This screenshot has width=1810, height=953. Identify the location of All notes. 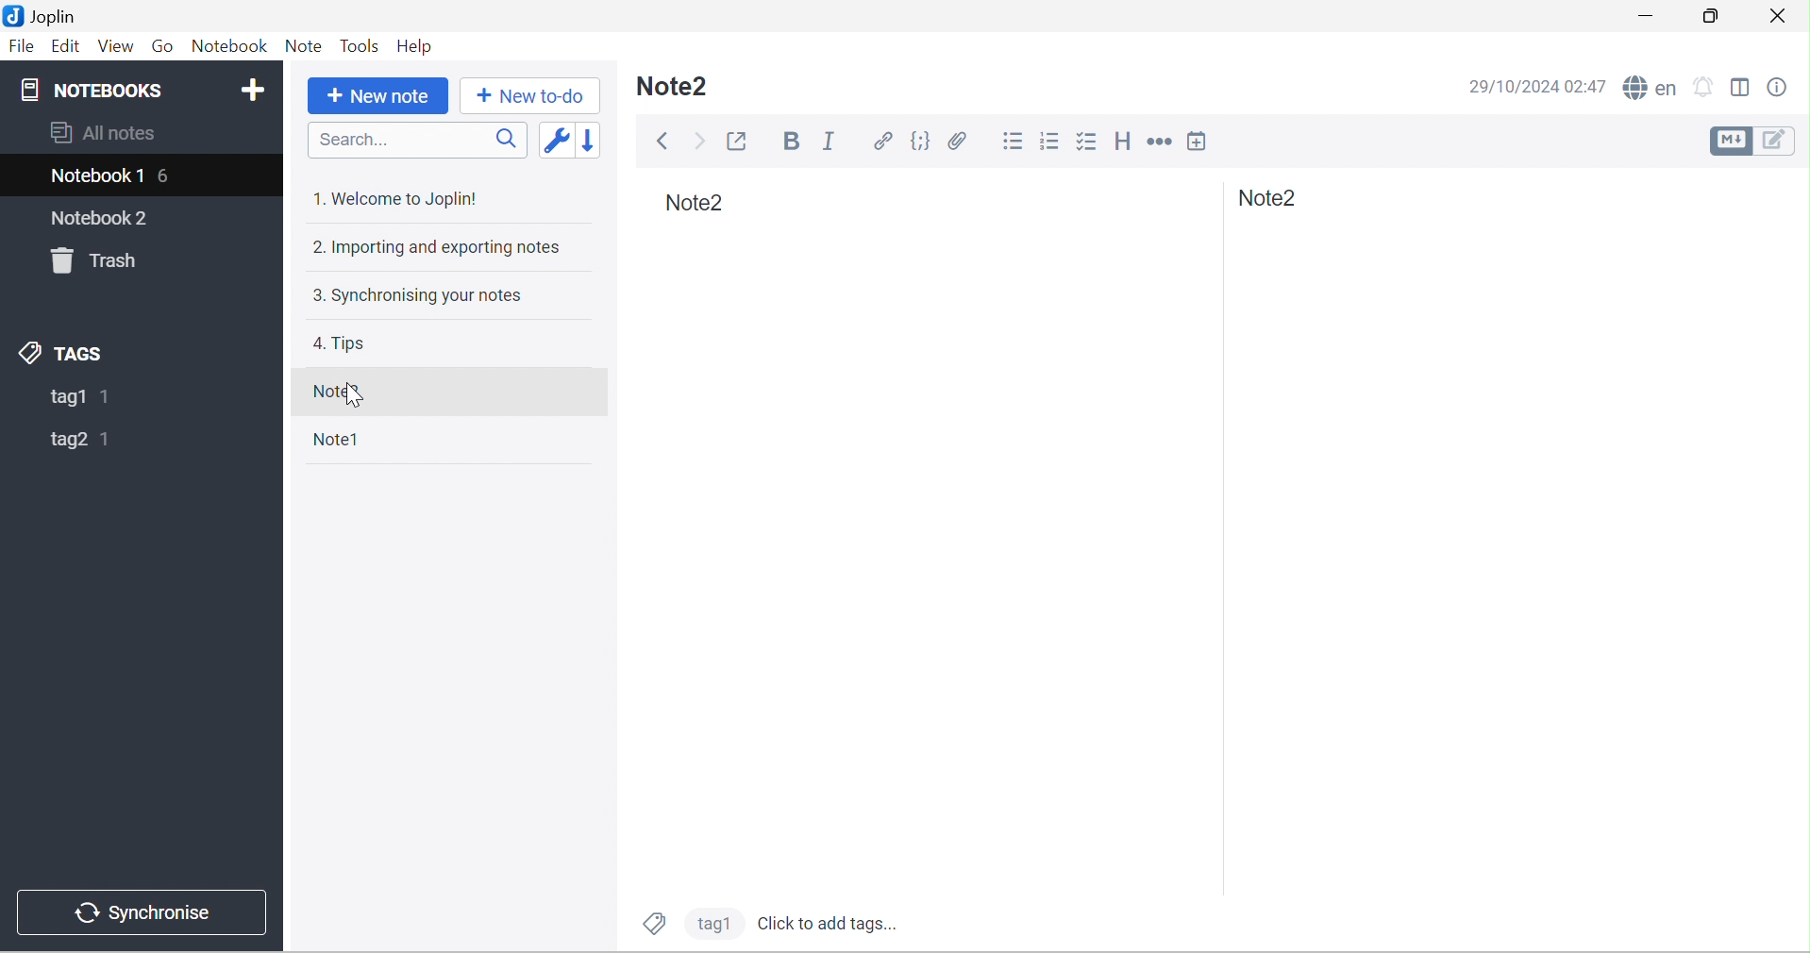
(105, 131).